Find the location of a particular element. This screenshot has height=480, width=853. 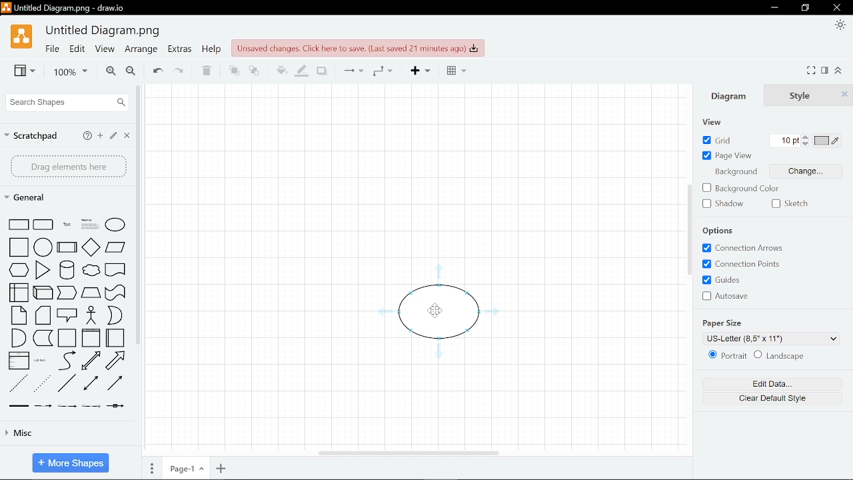

Zoom out is located at coordinates (130, 71).